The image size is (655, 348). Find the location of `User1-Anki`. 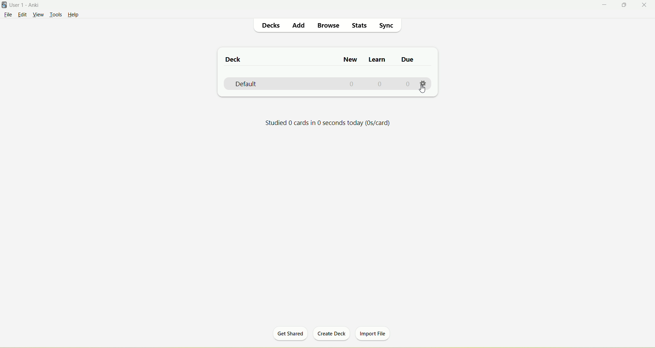

User1-Anki is located at coordinates (29, 5).